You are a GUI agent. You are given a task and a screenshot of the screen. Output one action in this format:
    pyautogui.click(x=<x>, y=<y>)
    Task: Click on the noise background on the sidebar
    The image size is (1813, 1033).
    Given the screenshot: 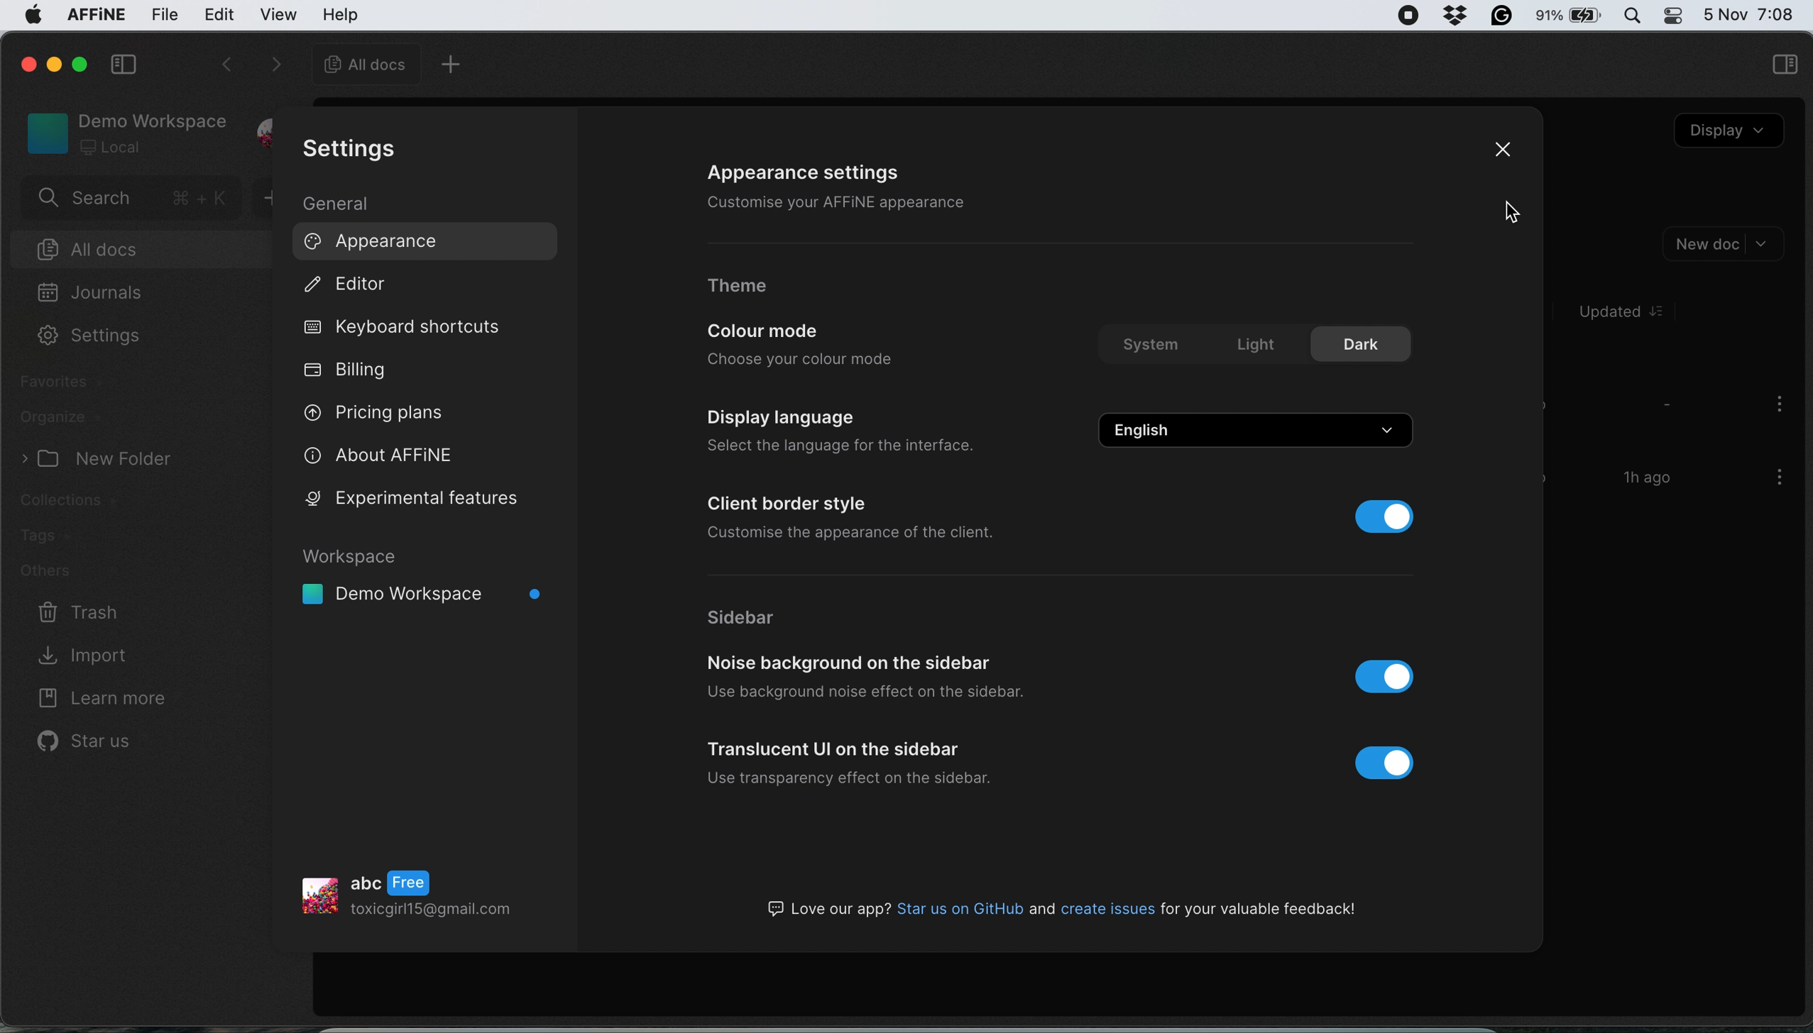 What is the action you would take?
    pyautogui.click(x=845, y=662)
    